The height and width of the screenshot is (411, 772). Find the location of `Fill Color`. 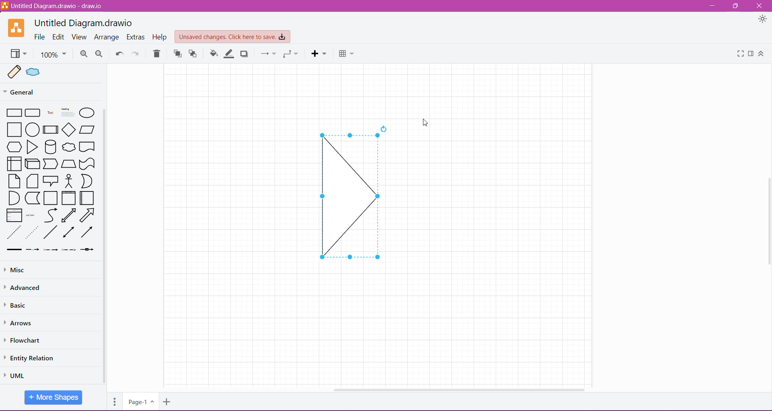

Fill Color is located at coordinates (212, 54).